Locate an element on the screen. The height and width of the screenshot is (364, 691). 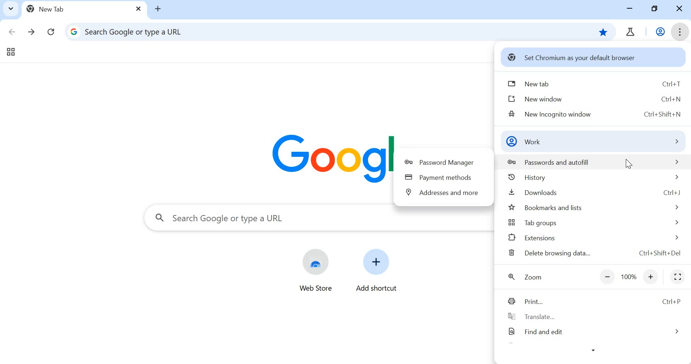
search tabs is located at coordinates (10, 8).